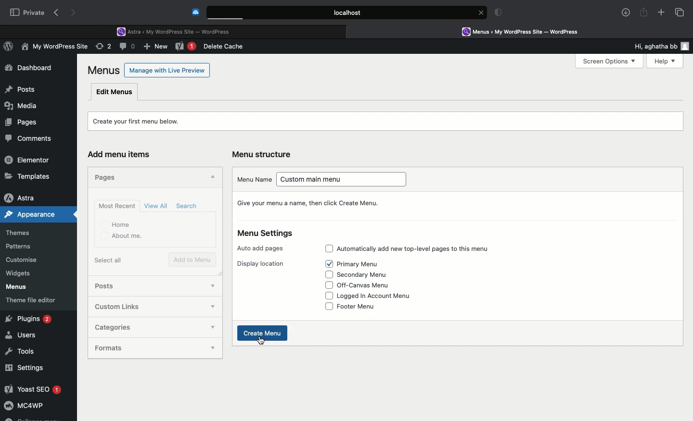 The image size is (693, 421). I want to click on Menu structure, so click(264, 154).